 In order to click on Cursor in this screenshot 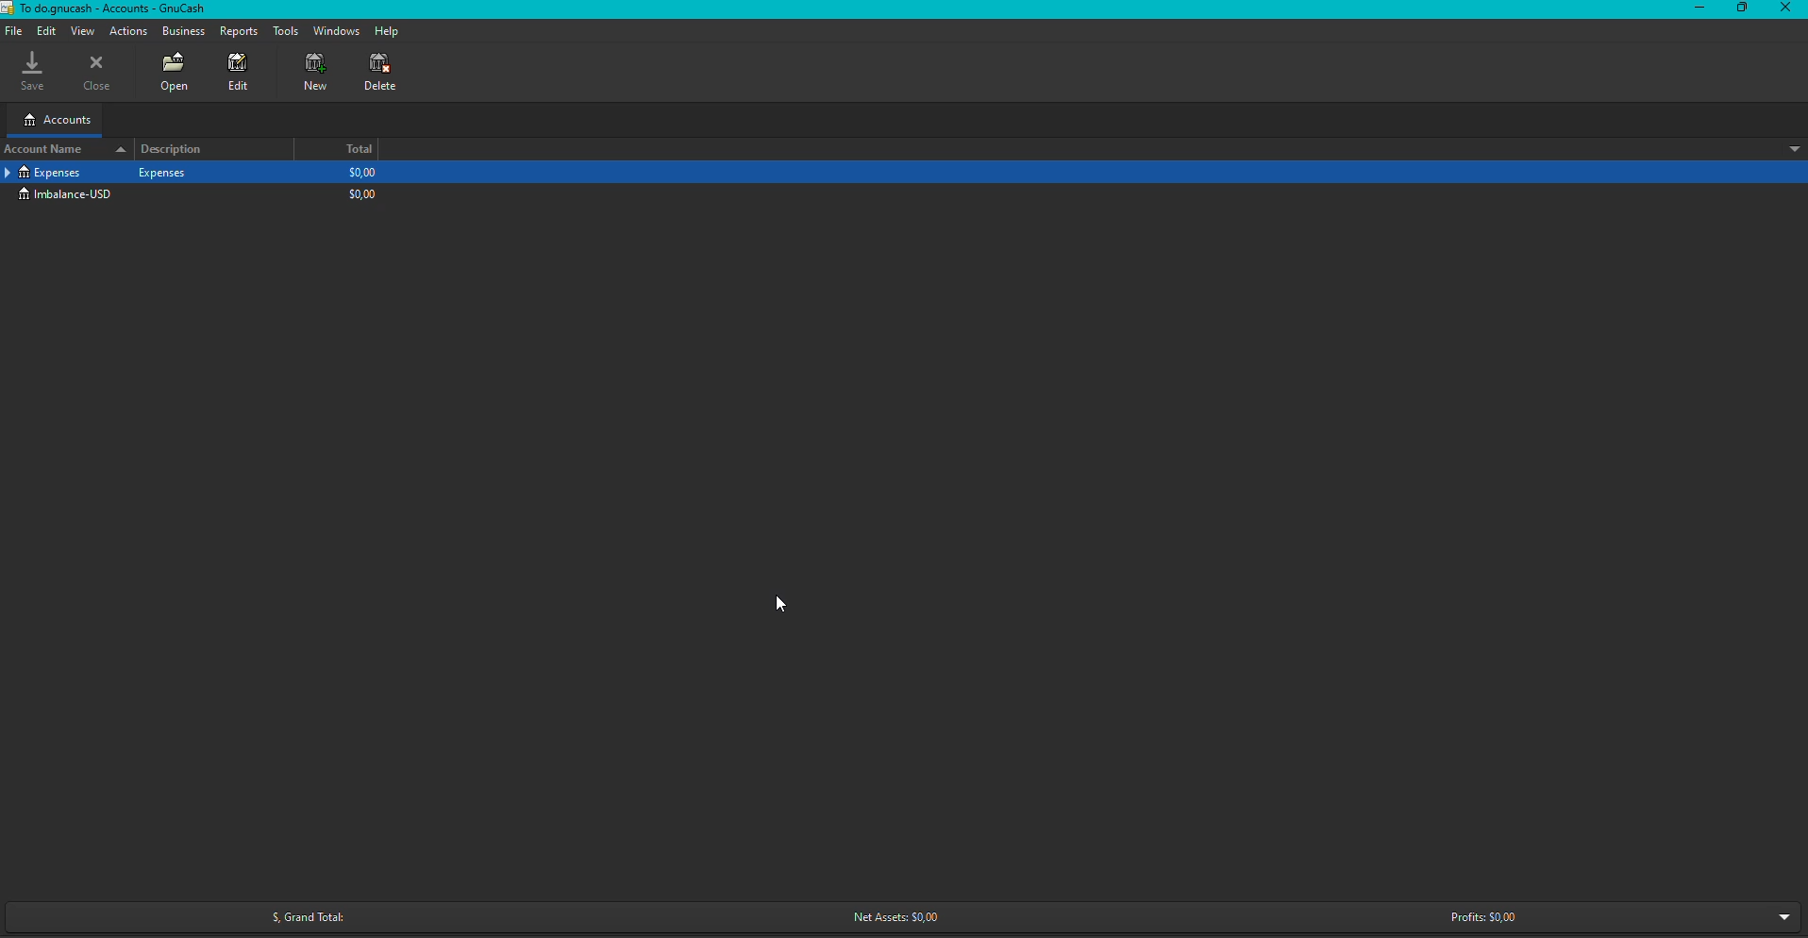, I will do `click(786, 608)`.